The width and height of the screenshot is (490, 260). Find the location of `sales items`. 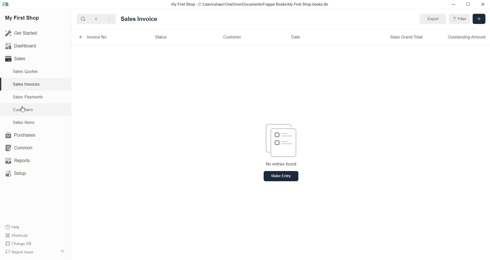

sales items is located at coordinates (24, 122).